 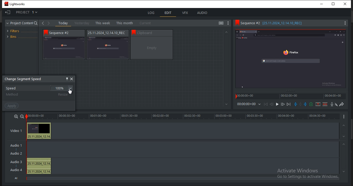 I want to click on Nudge one frame back, so click(x=272, y=104).